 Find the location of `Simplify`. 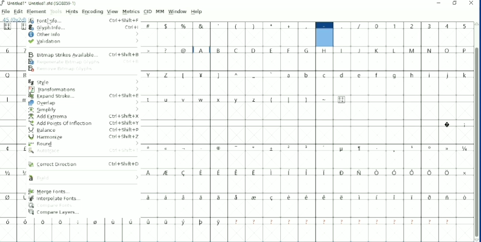

Simplify is located at coordinates (84, 110).